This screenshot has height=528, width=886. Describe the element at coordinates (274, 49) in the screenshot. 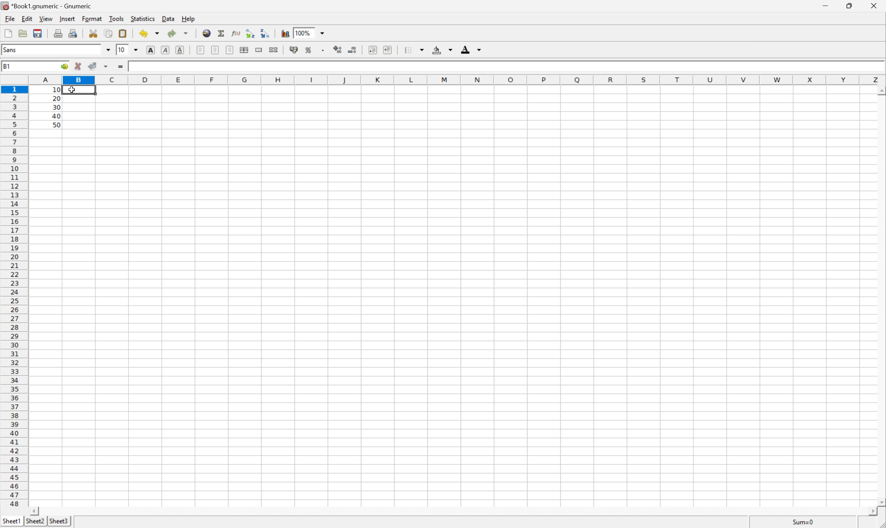

I see `Split the ranges of merged cells` at that location.